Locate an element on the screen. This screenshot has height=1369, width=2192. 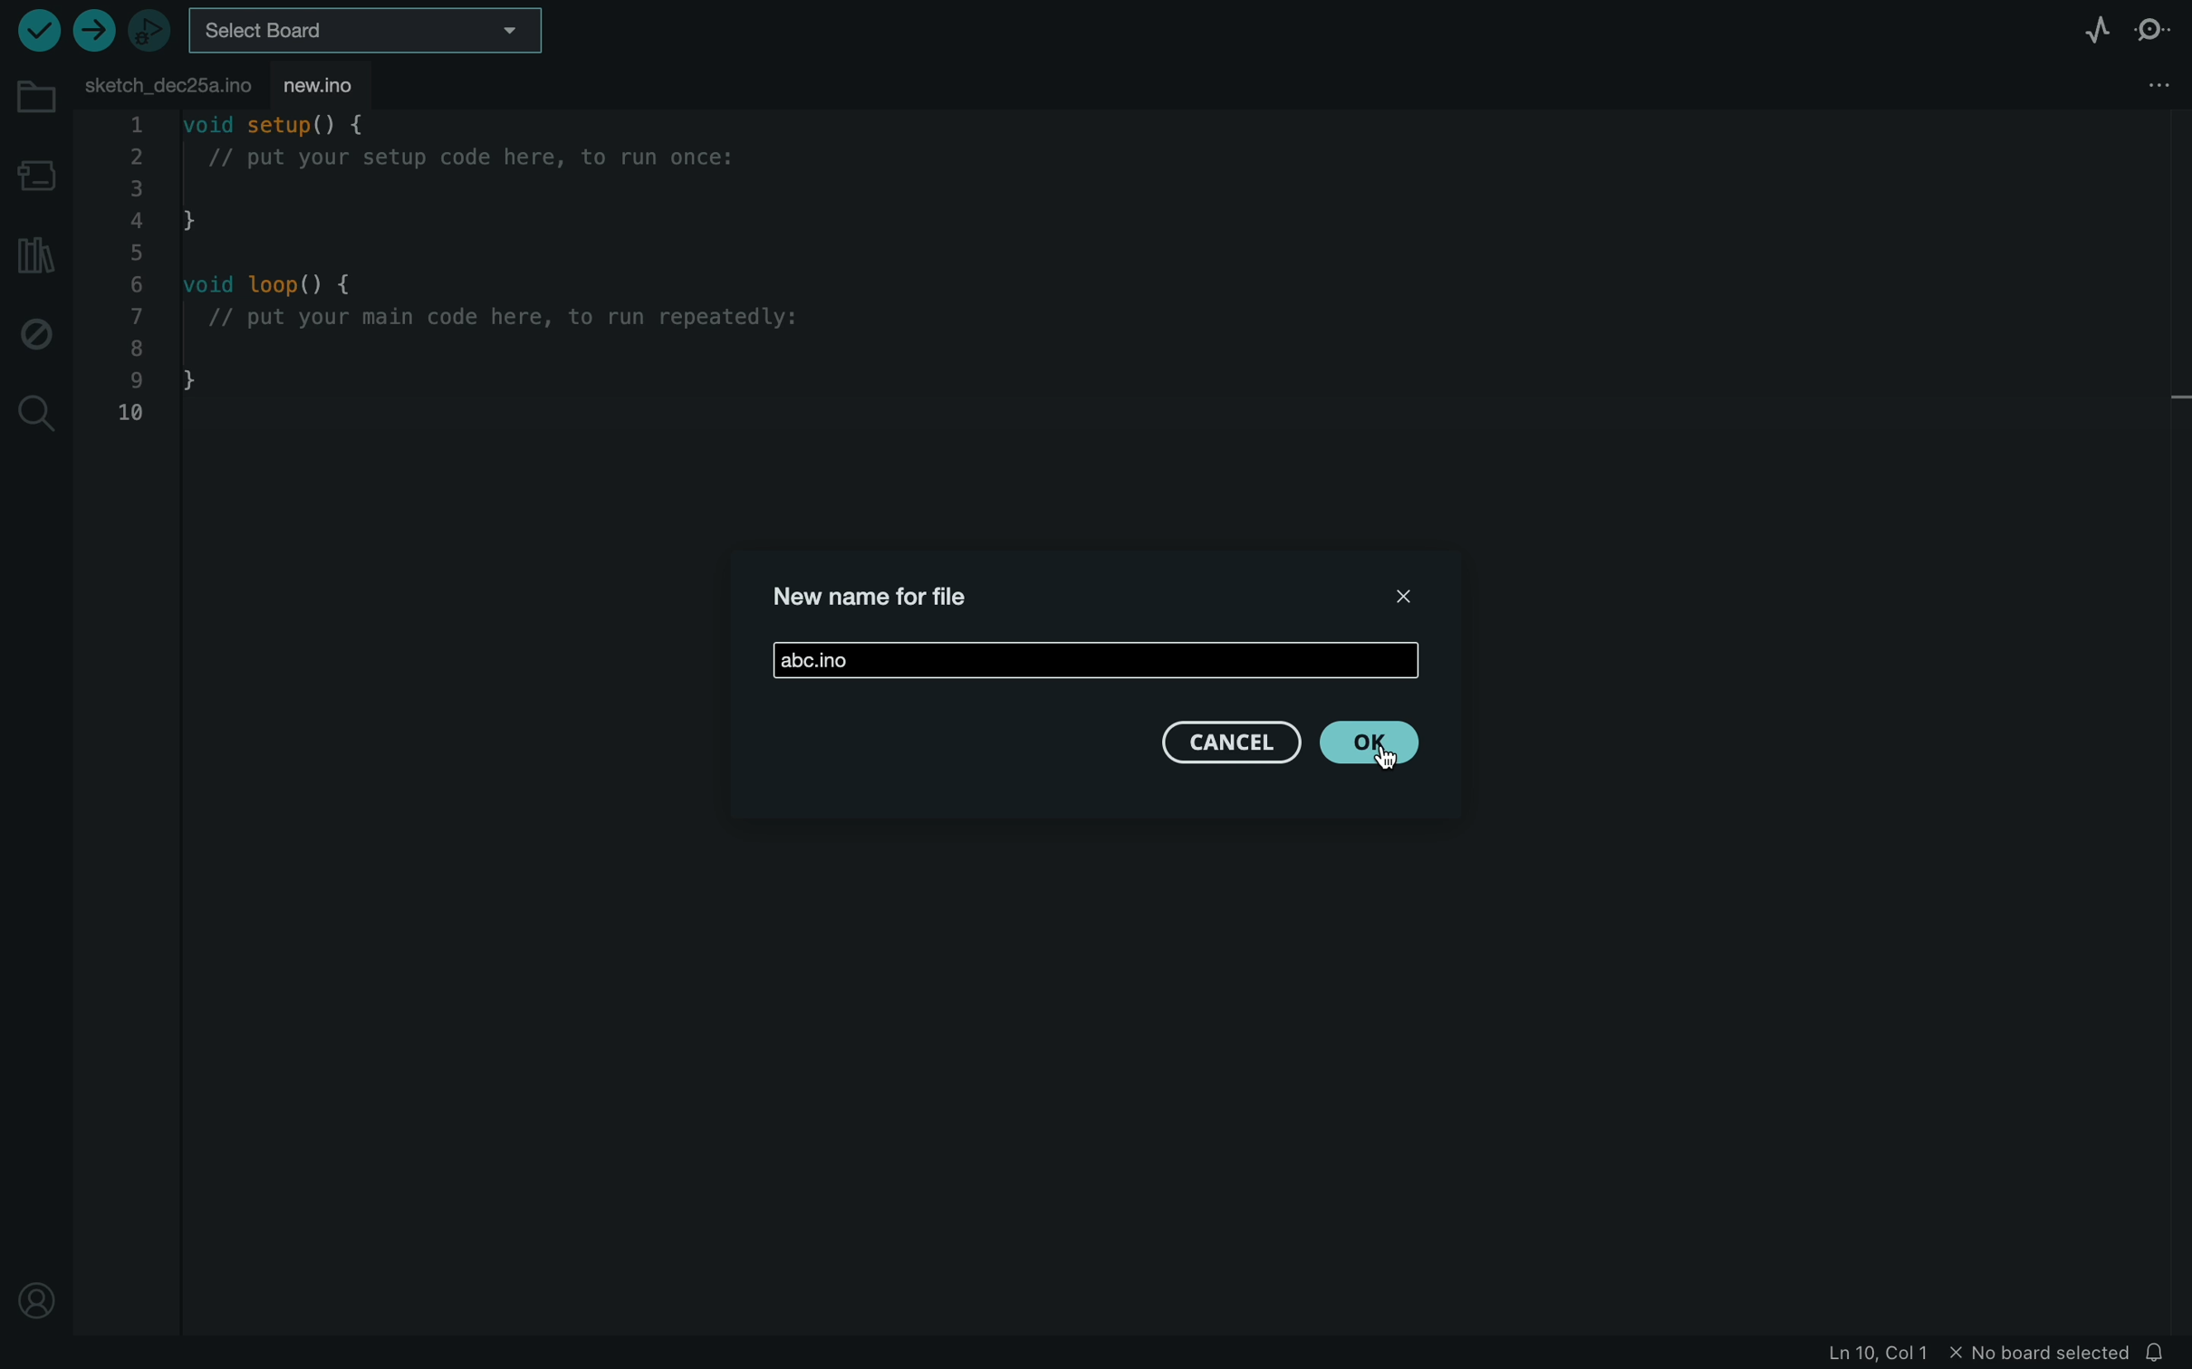
file setting is located at coordinates (2142, 84).